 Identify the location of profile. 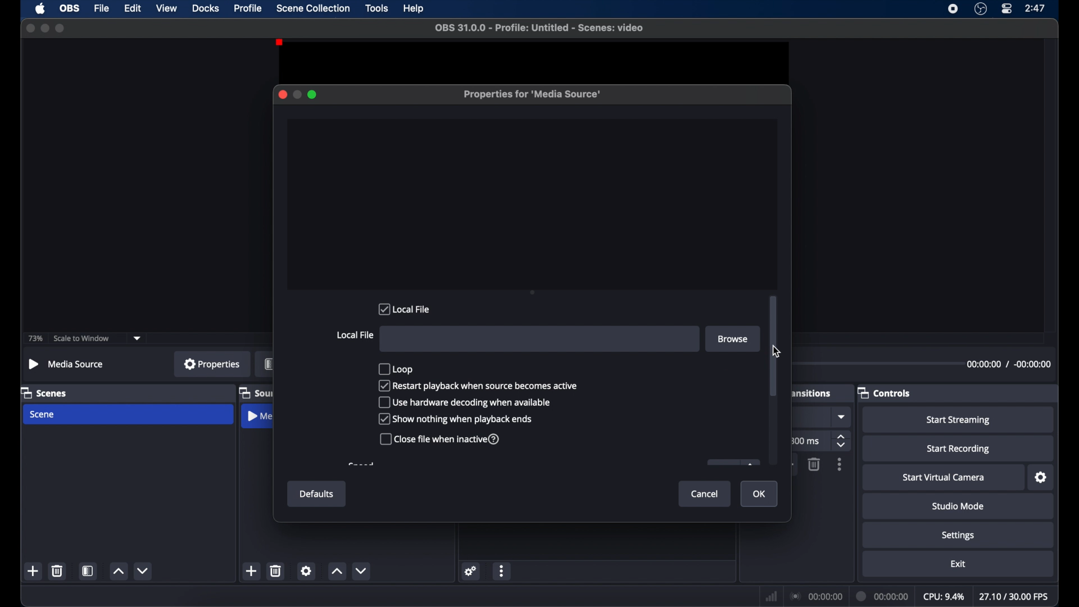
(248, 8).